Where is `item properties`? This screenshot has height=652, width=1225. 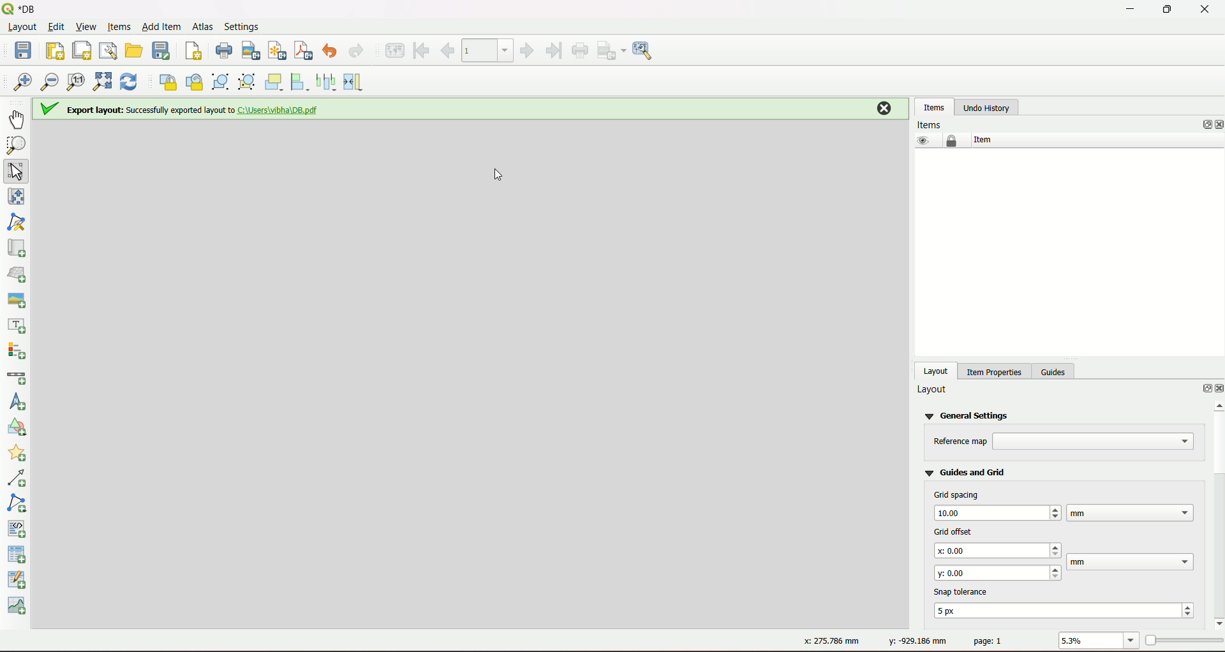 item properties is located at coordinates (992, 370).